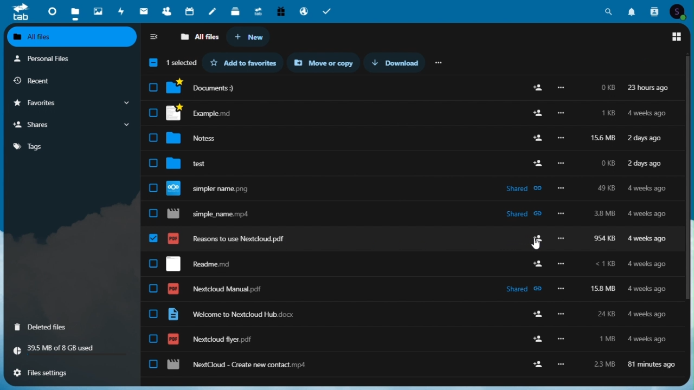  What do you see at coordinates (605, 289) in the screenshot?
I see `15.8 mb` at bounding box center [605, 289].